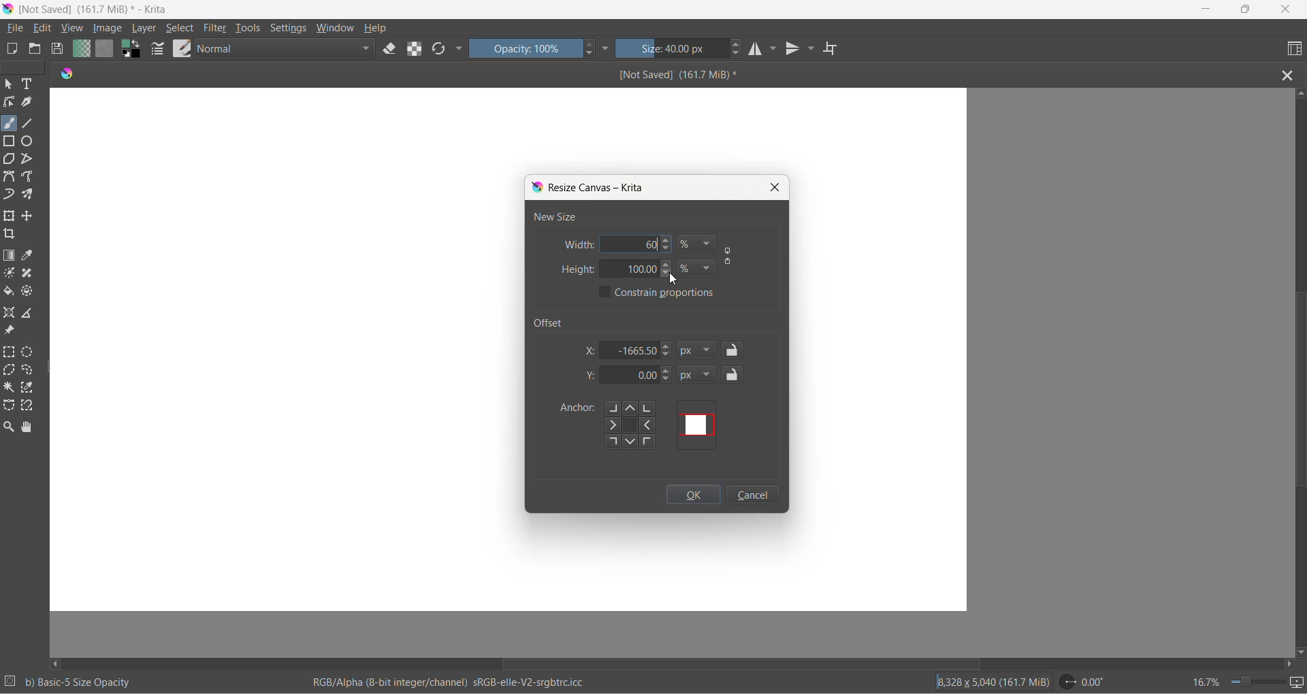 The width and height of the screenshot is (1307, 694). Describe the element at coordinates (590, 45) in the screenshot. I see `increment opacity` at that location.